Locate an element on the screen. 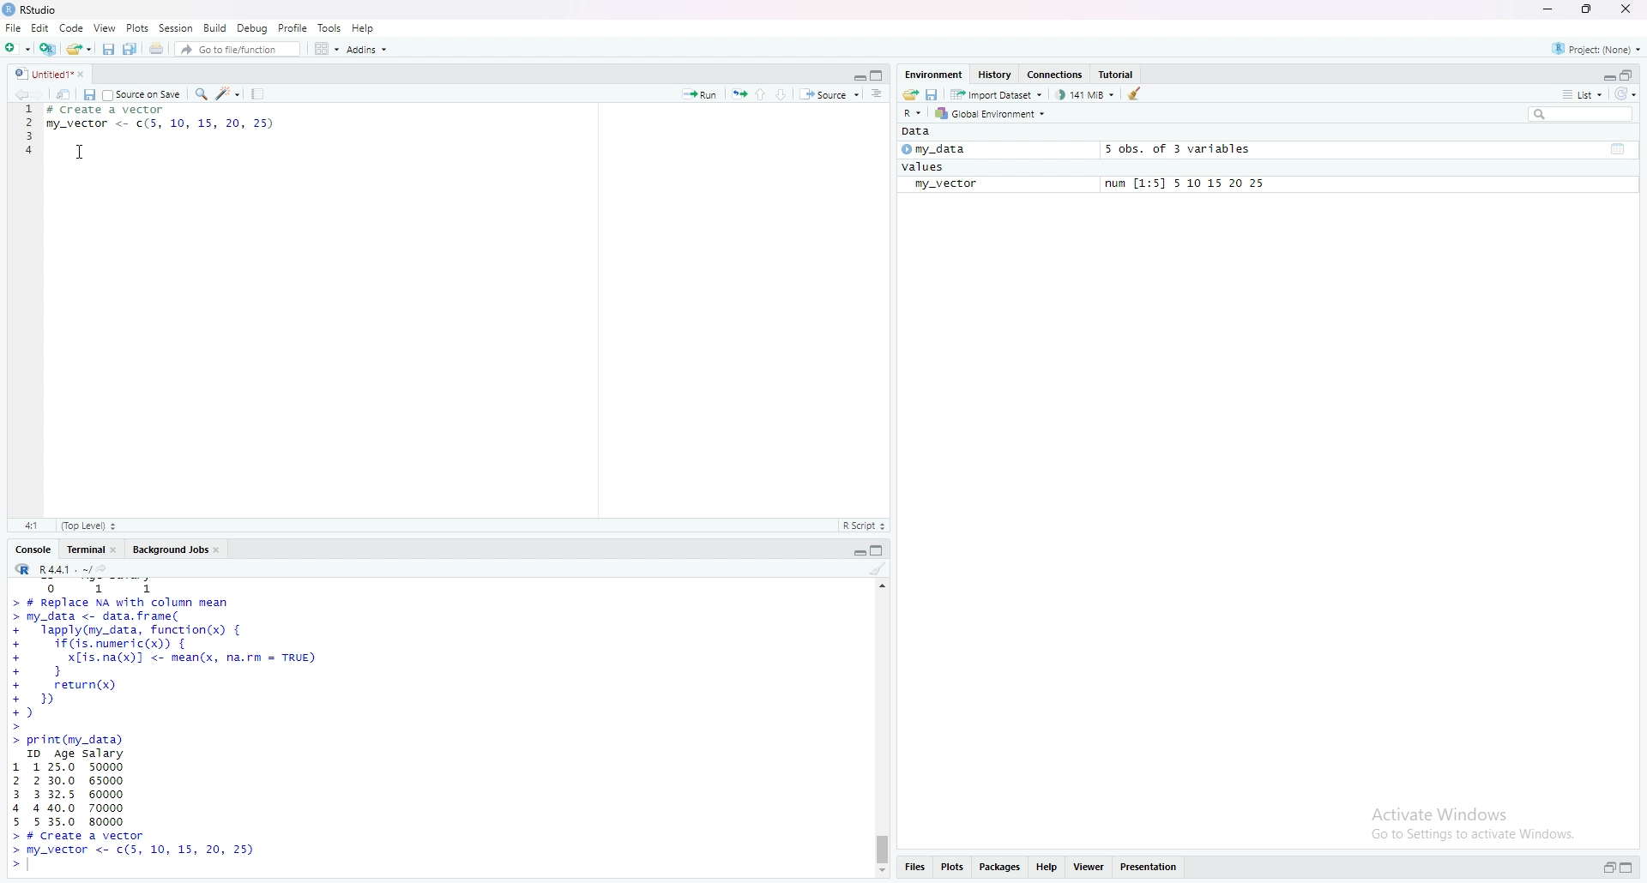  show in new window is located at coordinates (64, 94).